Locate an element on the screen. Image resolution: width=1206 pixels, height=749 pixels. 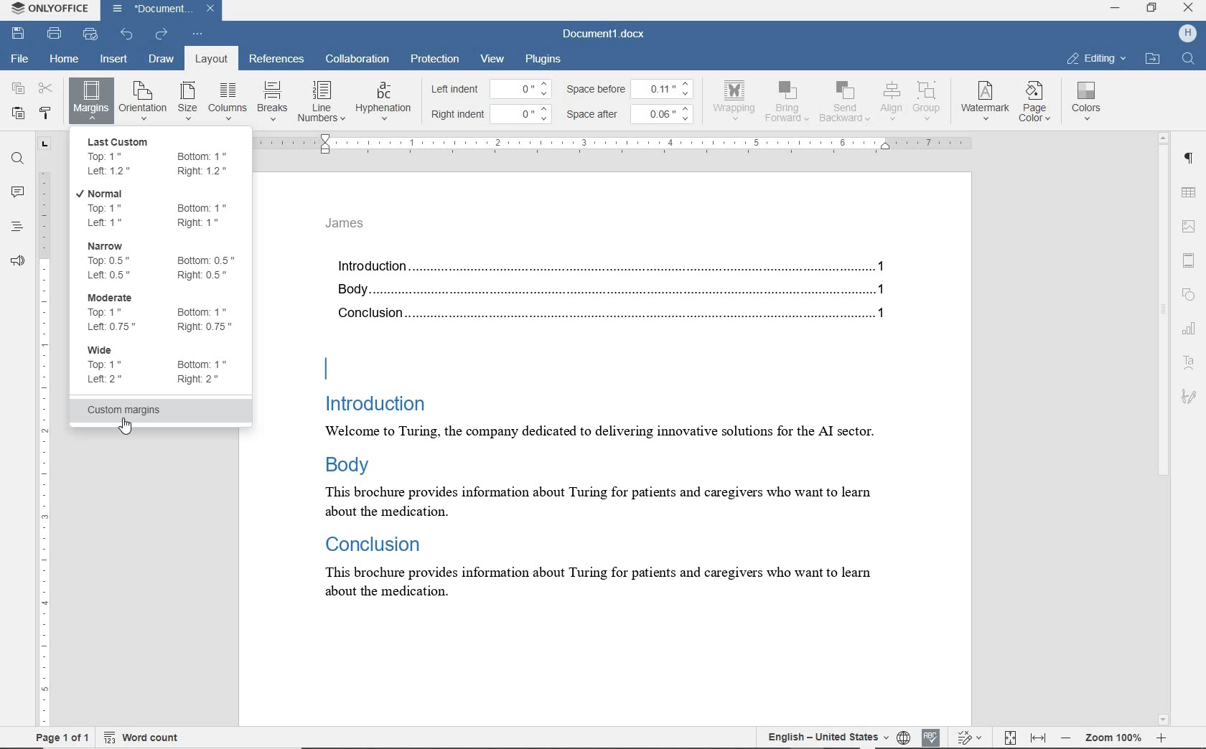
paste is located at coordinates (18, 113).